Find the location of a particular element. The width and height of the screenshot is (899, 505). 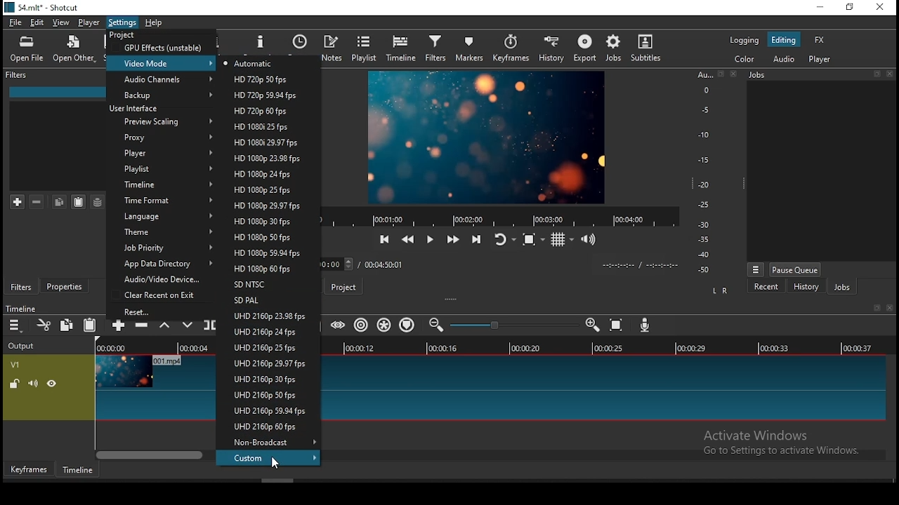

player is located at coordinates (90, 23).